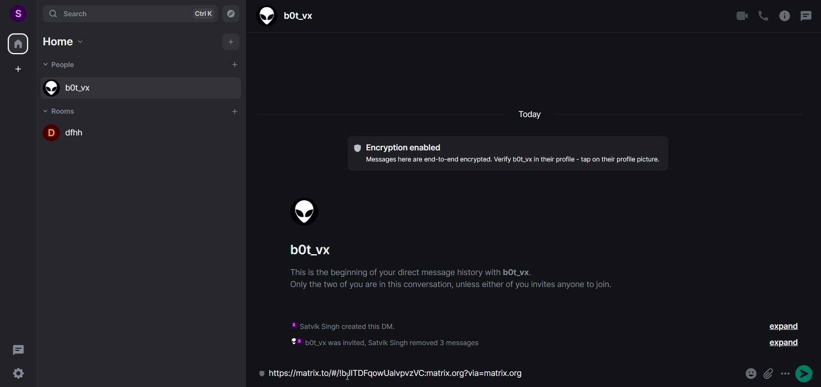 The width and height of the screenshot is (821, 387). I want to click on search, so click(126, 13).